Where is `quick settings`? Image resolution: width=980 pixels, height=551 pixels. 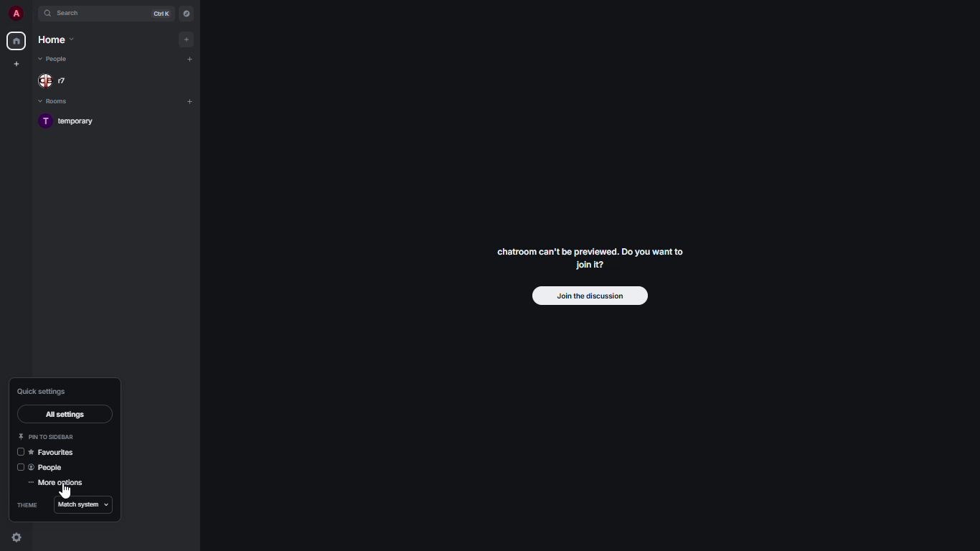 quick settings is located at coordinates (19, 537).